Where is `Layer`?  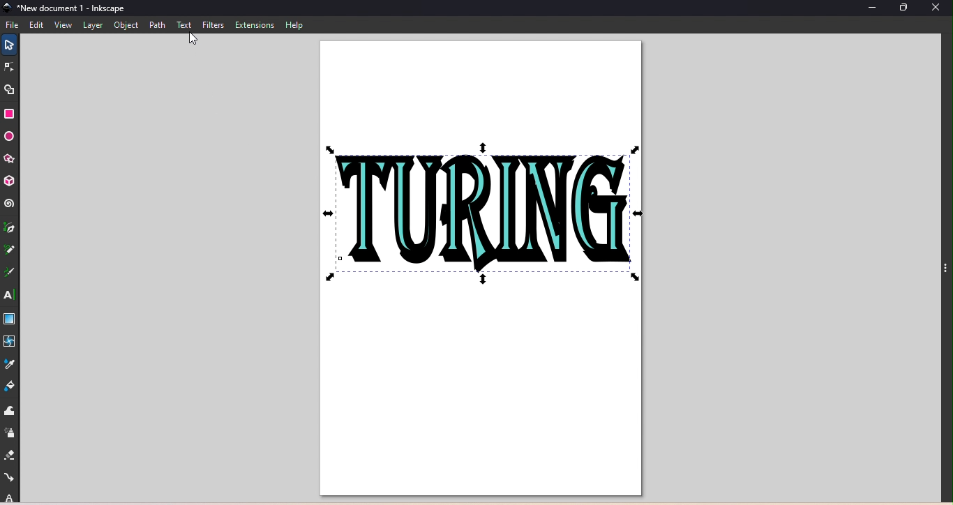
Layer is located at coordinates (94, 27).